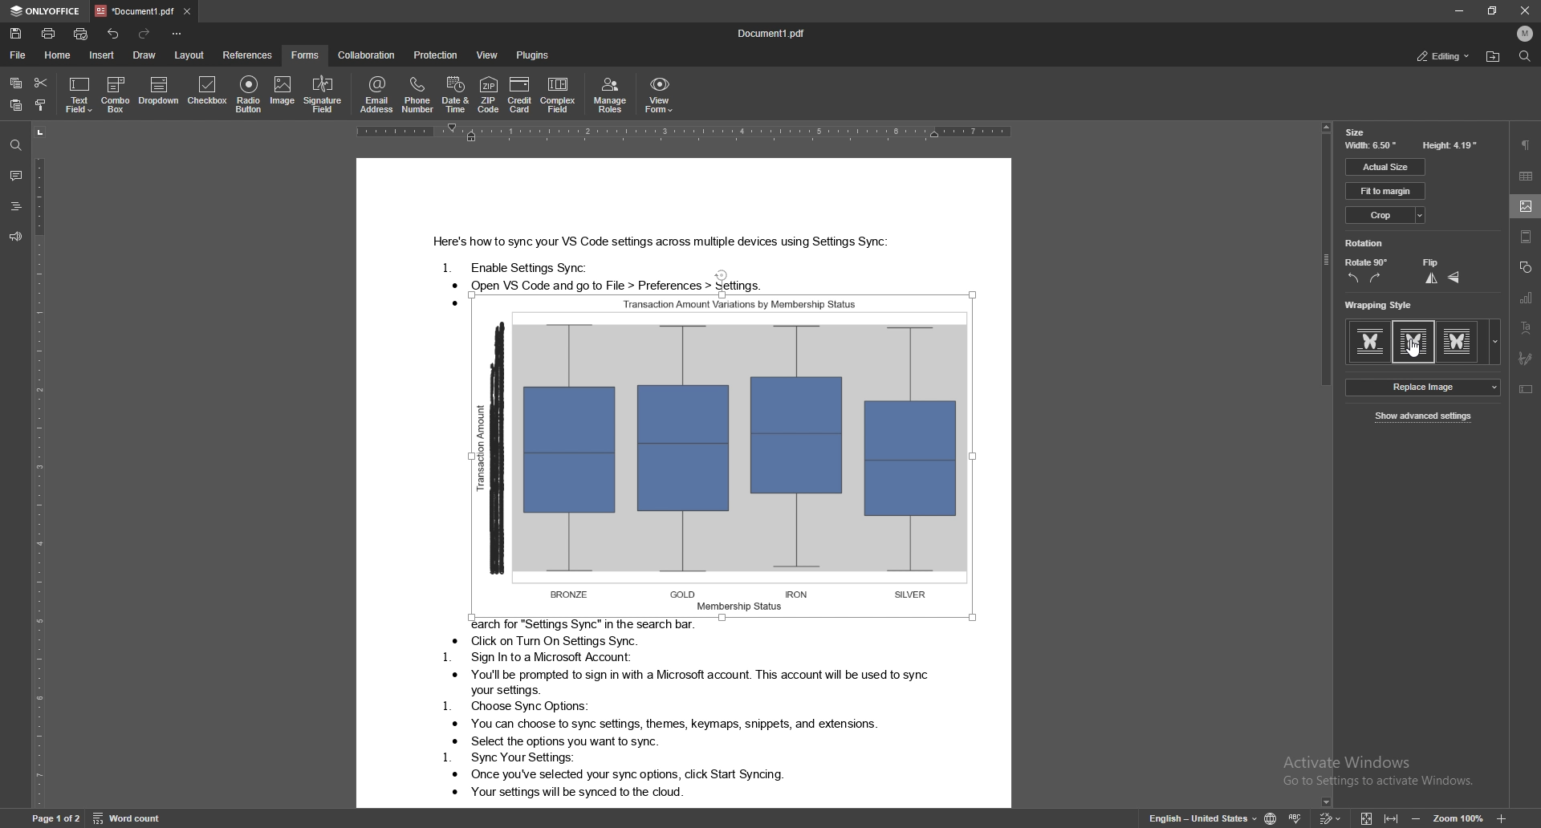  What do you see at coordinates (146, 55) in the screenshot?
I see `draw` at bounding box center [146, 55].